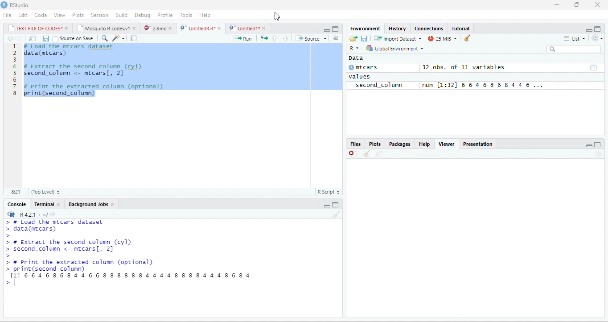 This screenshot has width=608, height=322. Describe the element at coordinates (336, 215) in the screenshot. I see `clear` at that location.